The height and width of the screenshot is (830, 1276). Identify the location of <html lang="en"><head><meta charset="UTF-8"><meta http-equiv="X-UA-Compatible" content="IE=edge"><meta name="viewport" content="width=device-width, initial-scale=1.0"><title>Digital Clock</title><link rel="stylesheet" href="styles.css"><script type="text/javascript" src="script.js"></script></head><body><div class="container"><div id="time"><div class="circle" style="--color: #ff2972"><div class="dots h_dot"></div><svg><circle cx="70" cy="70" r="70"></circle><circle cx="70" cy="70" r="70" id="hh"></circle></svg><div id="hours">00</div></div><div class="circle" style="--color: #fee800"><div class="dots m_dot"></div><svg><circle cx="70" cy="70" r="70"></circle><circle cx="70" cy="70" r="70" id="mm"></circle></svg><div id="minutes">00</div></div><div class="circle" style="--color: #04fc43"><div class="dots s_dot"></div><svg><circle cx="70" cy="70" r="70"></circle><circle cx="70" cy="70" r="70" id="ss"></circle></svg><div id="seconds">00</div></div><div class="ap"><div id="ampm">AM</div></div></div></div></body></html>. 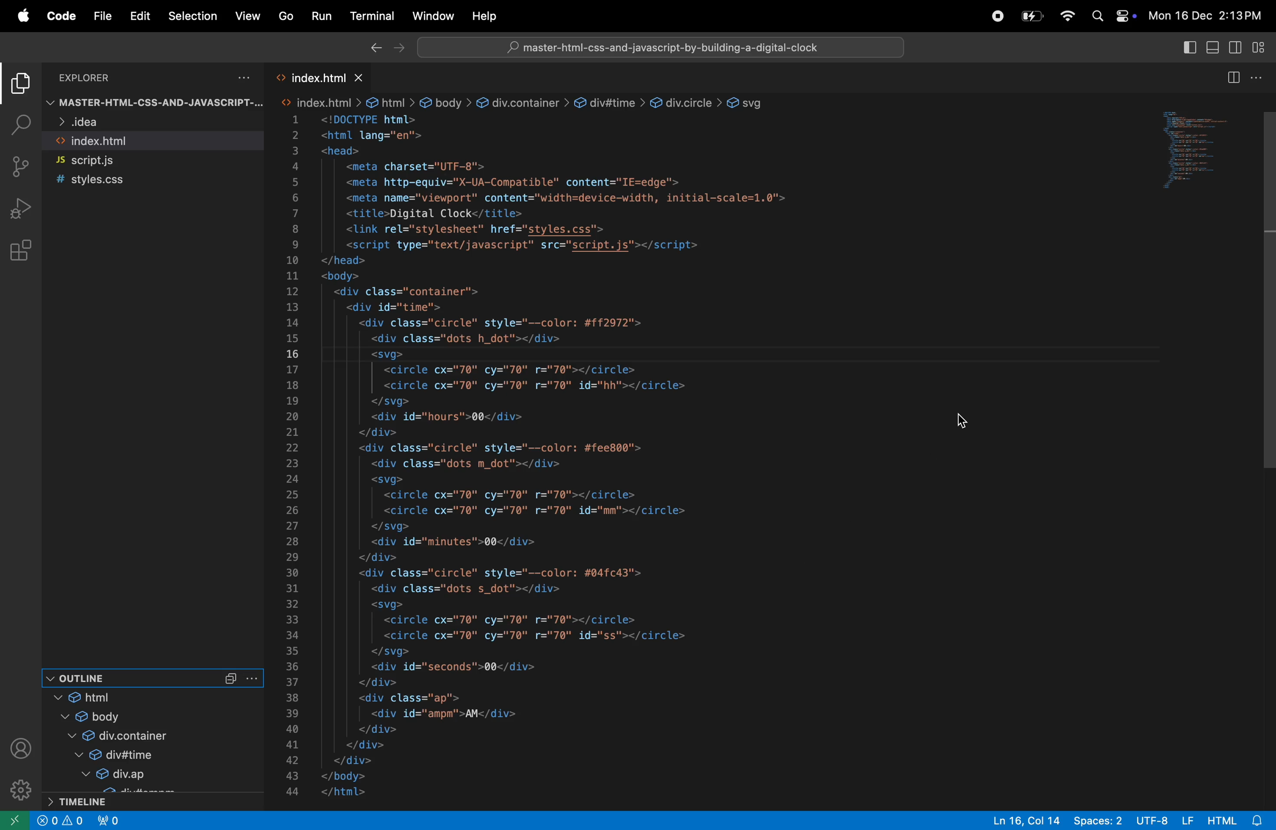
(555, 457).